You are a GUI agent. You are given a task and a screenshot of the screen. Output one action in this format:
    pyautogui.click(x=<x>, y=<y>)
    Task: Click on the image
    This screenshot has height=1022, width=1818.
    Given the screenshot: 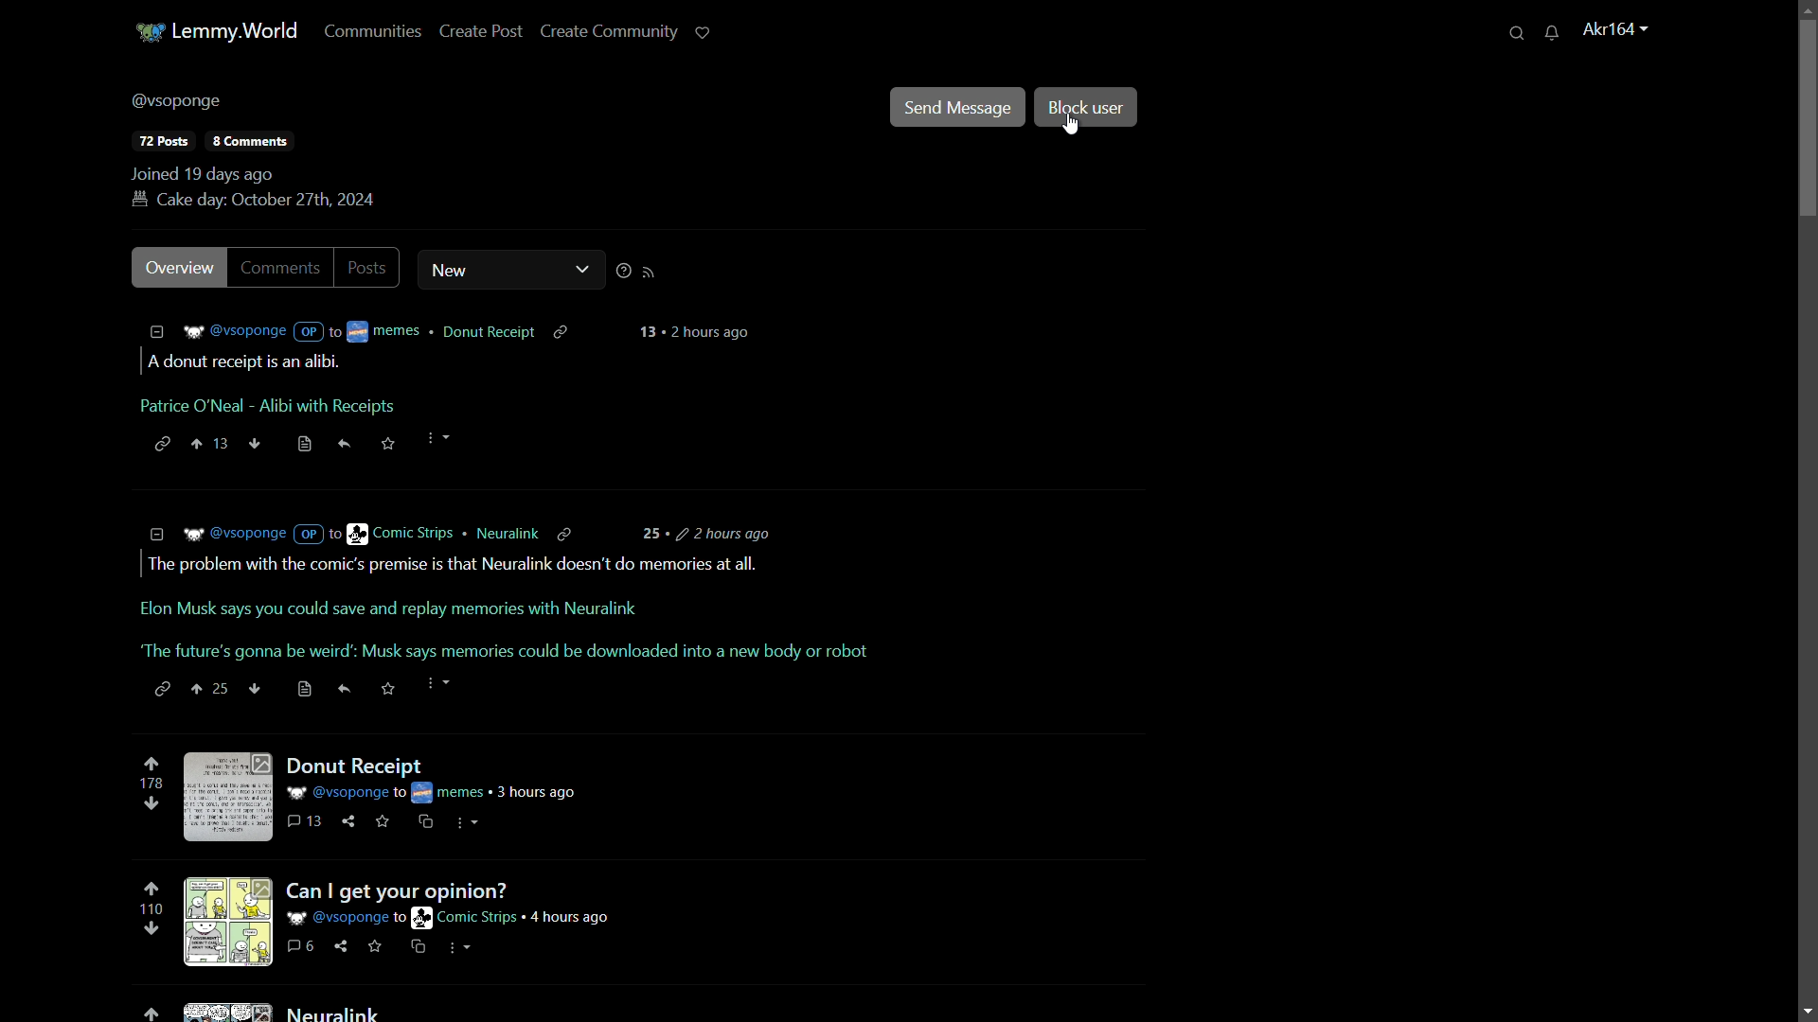 What is the action you would take?
    pyautogui.click(x=231, y=920)
    